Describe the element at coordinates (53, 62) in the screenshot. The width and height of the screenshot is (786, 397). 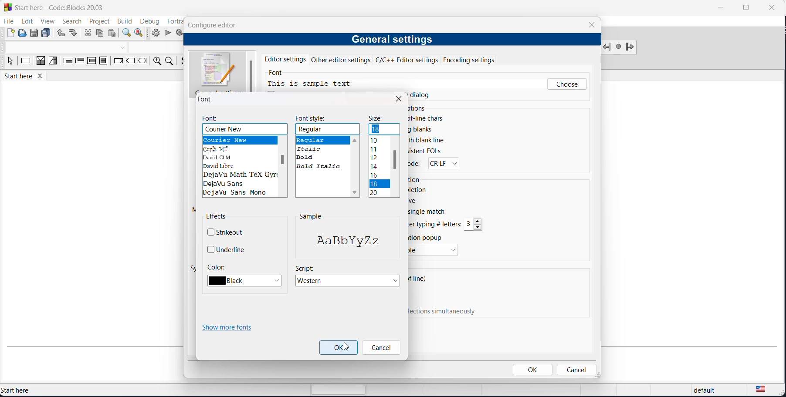
I see `selection` at that location.